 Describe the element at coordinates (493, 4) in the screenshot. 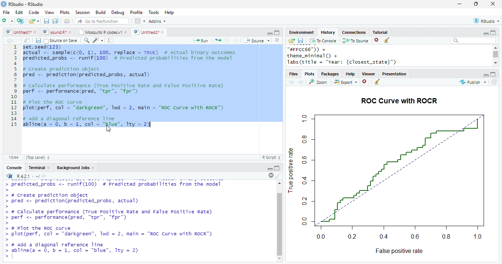

I see `close` at that location.